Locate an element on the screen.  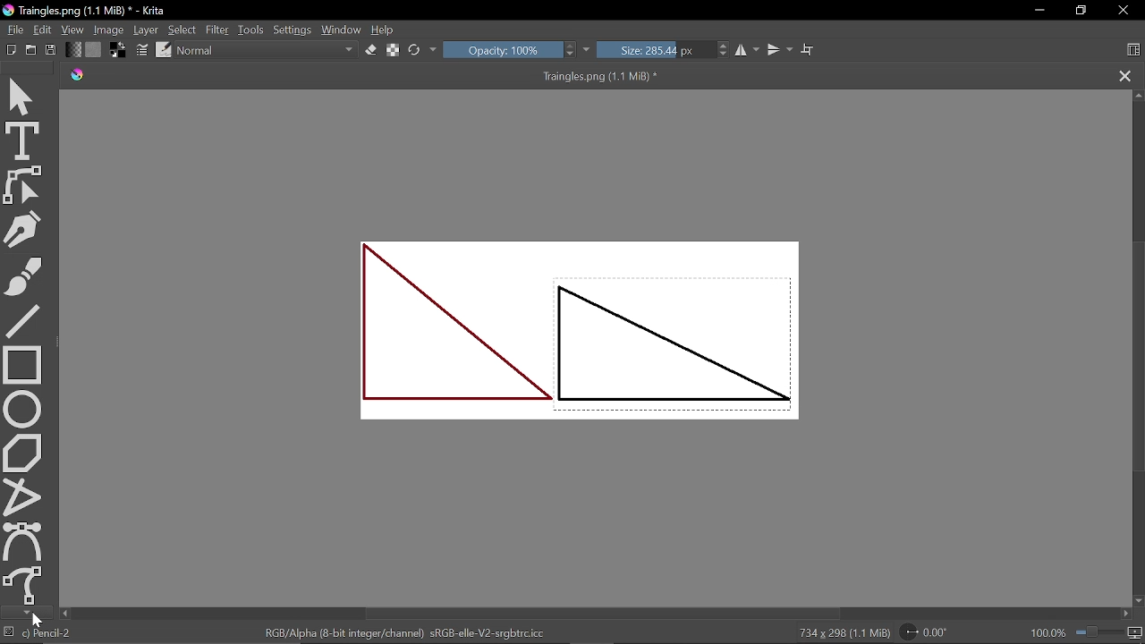
View is located at coordinates (74, 30).